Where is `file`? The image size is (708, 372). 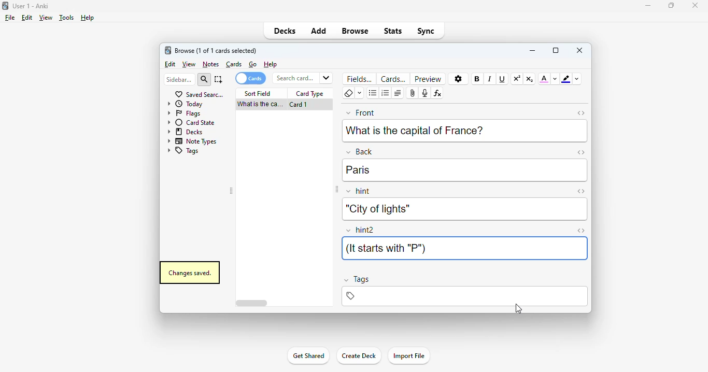 file is located at coordinates (10, 18).